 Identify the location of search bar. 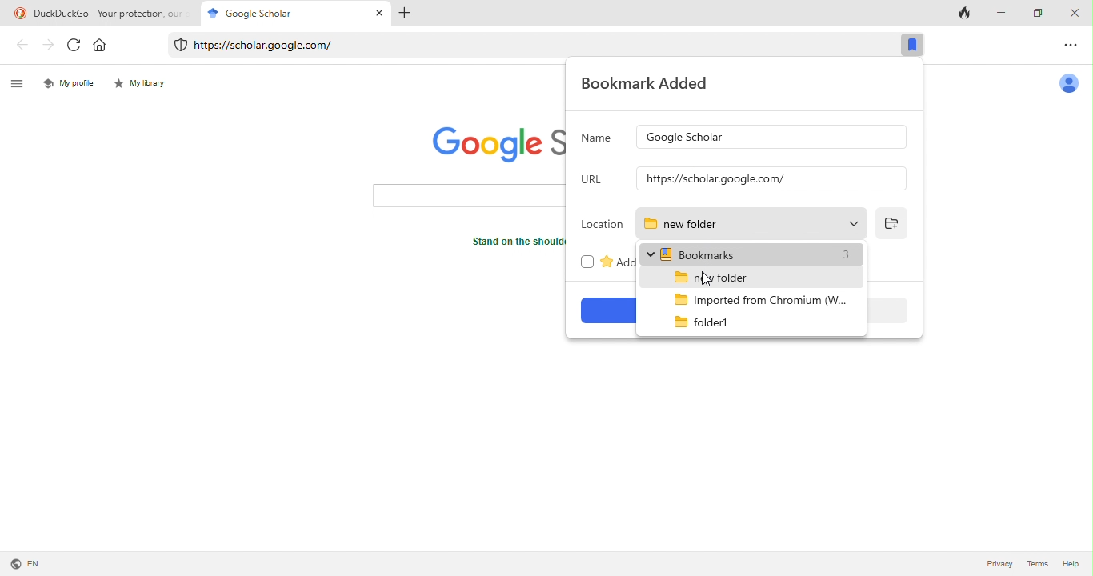
(469, 197).